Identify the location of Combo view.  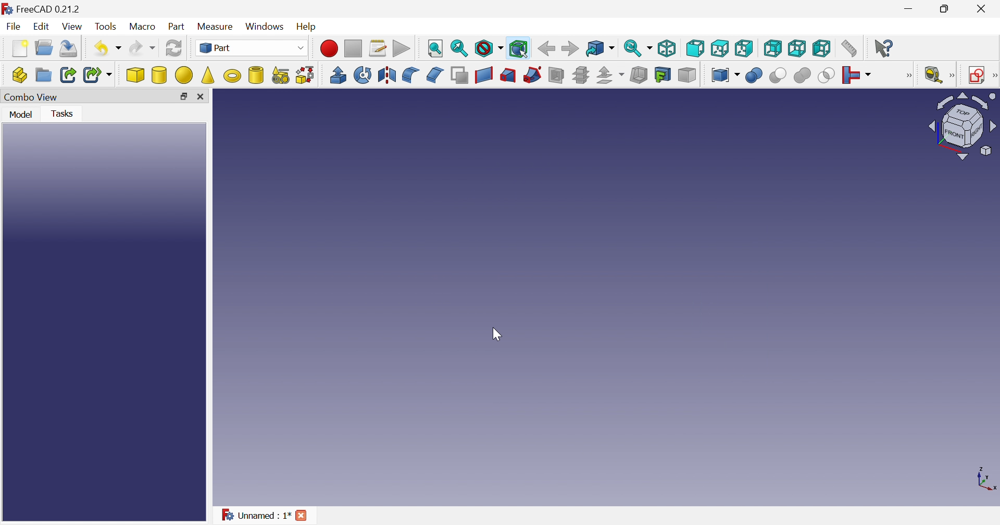
(32, 97).